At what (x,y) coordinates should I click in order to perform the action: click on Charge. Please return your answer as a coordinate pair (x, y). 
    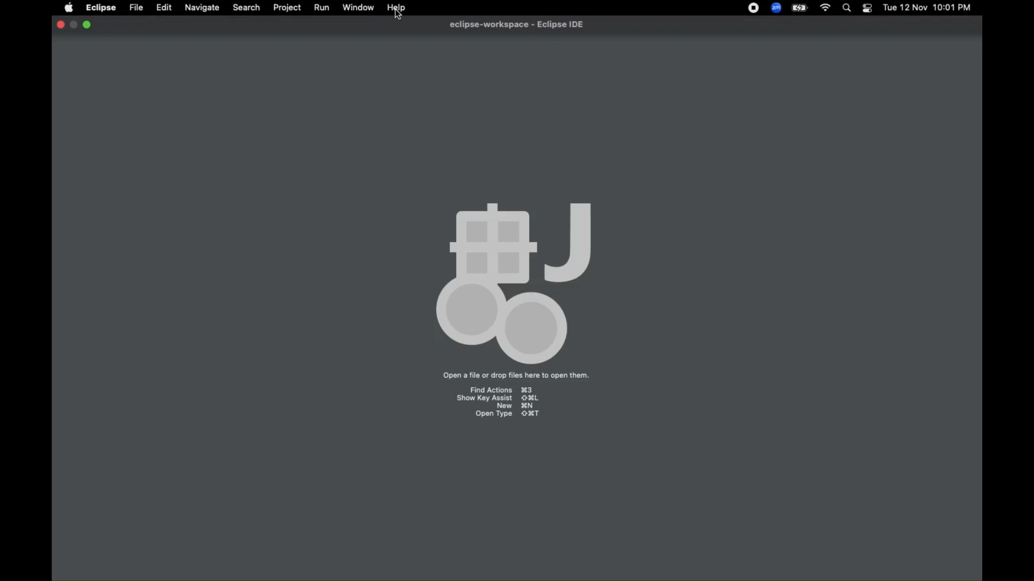
    Looking at the image, I should click on (800, 8).